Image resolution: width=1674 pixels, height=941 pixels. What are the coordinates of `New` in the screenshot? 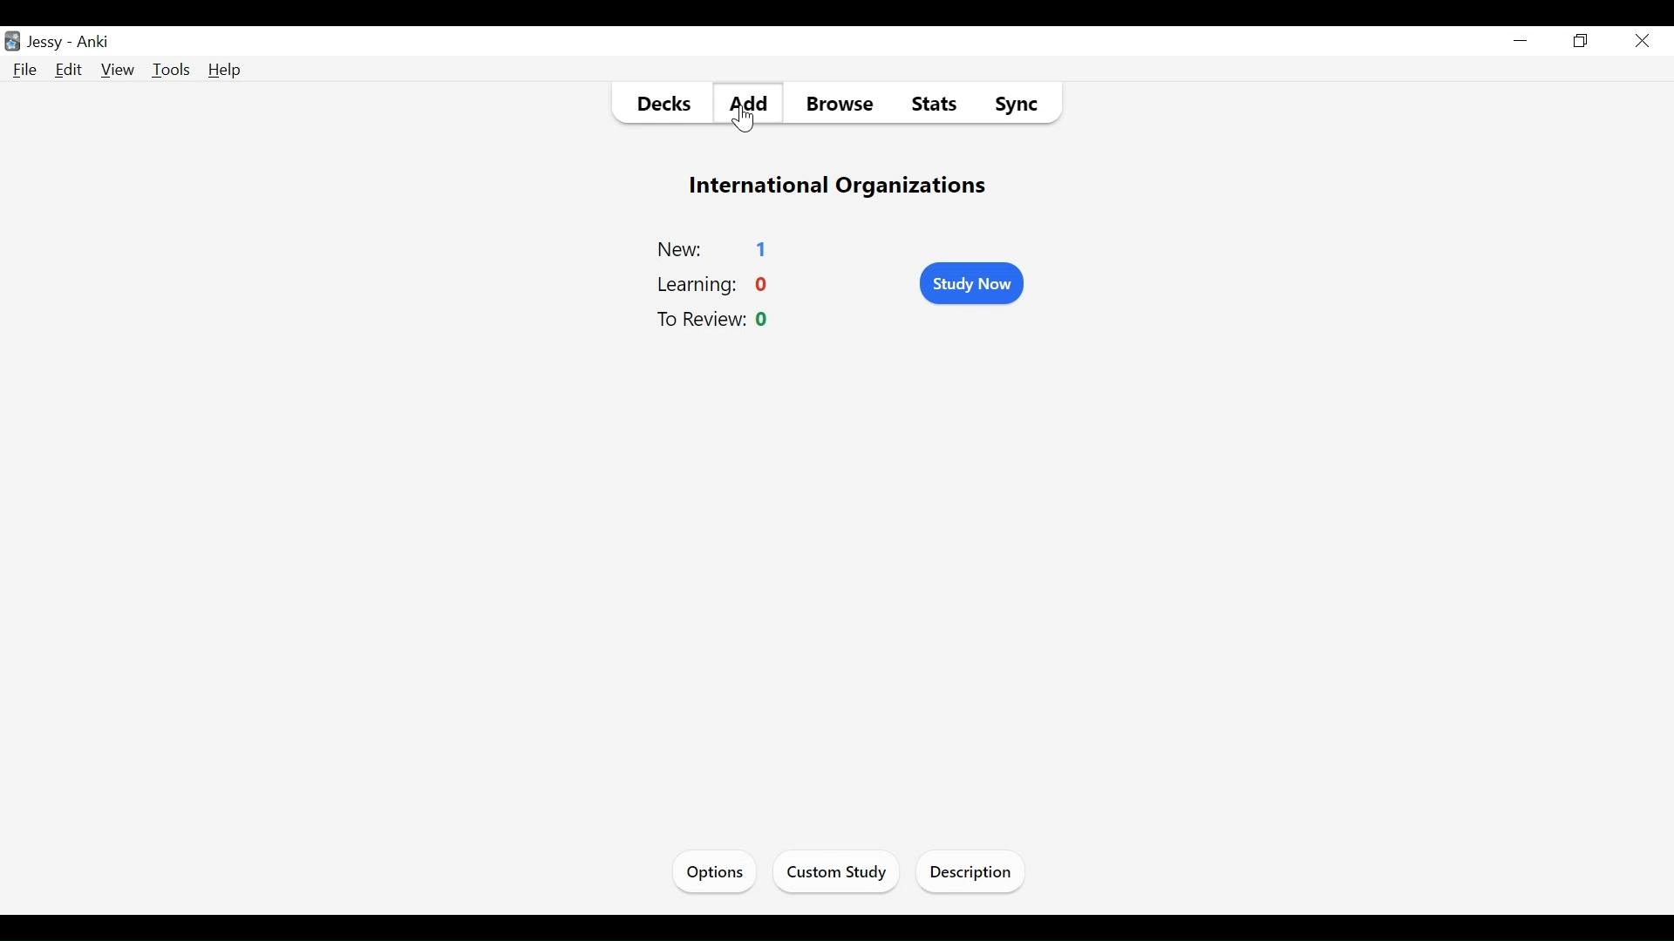 It's located at (682, 249).